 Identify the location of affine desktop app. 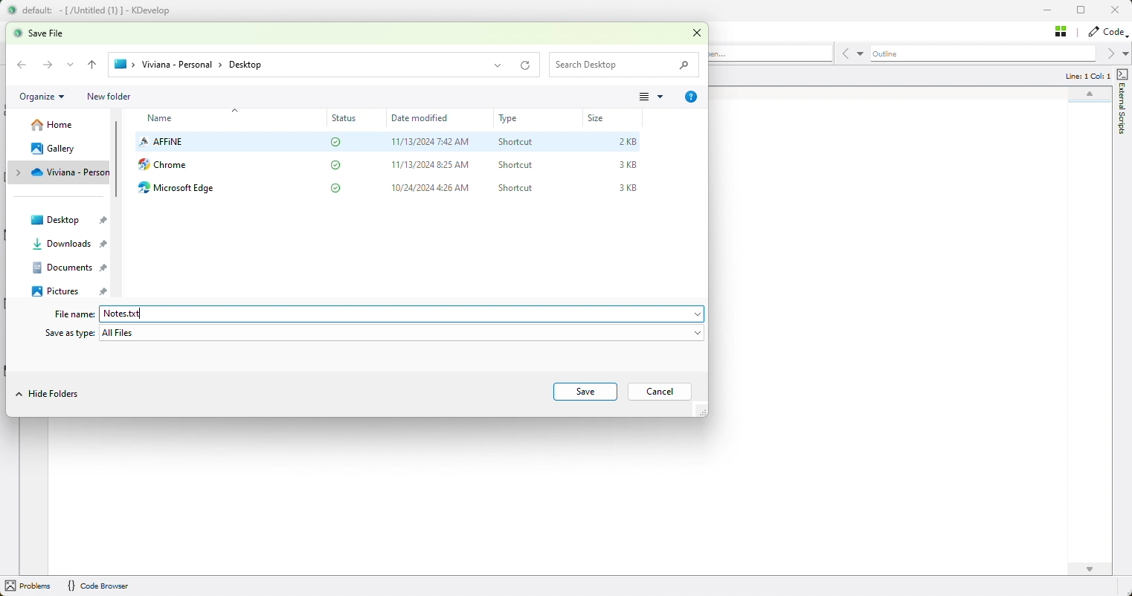
(258, 168).